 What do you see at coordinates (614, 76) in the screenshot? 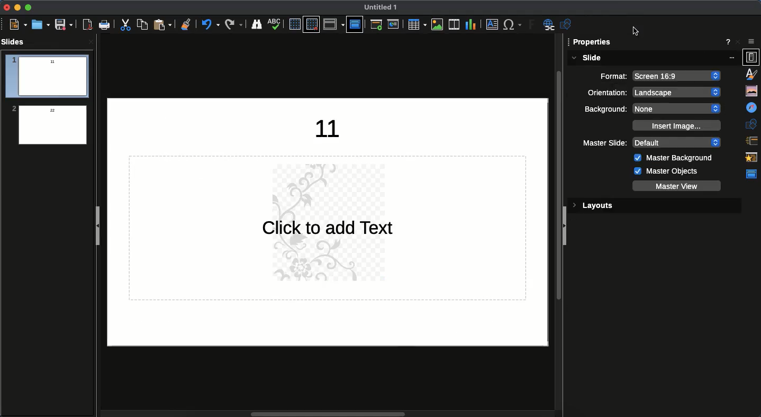
I see `Format` at bounding box center [614, 76].